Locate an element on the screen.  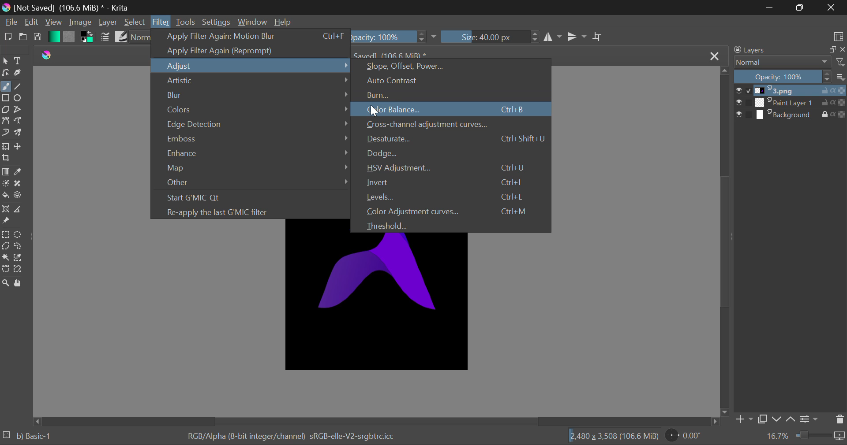
Edit Shapes is located at coordinates (6, 73).